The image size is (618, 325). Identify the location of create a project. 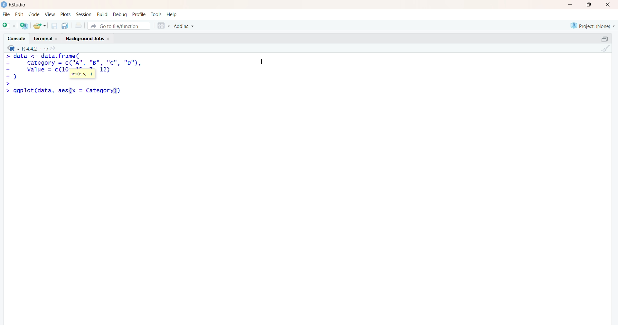
(24, 25).